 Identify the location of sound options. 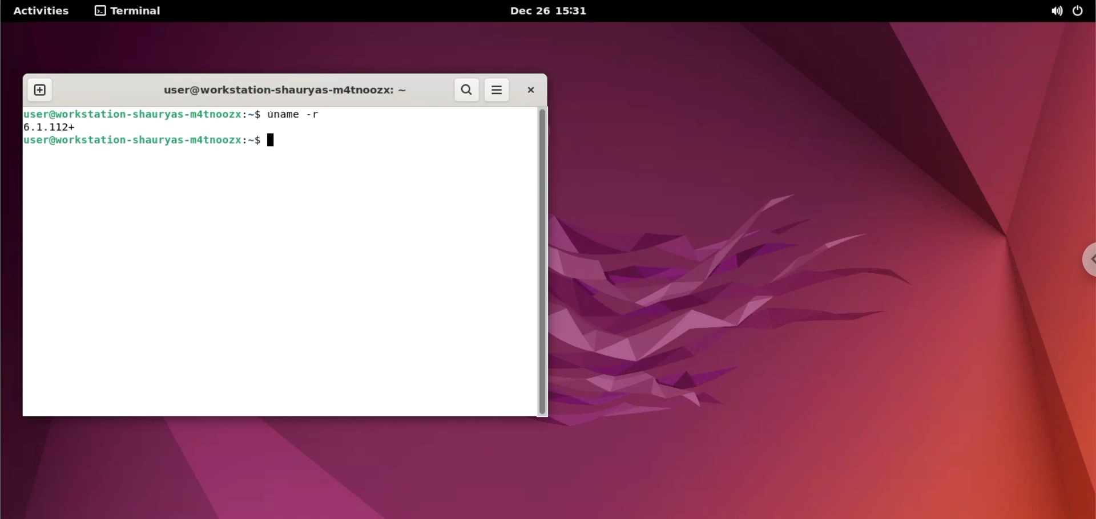
(1055, 12).